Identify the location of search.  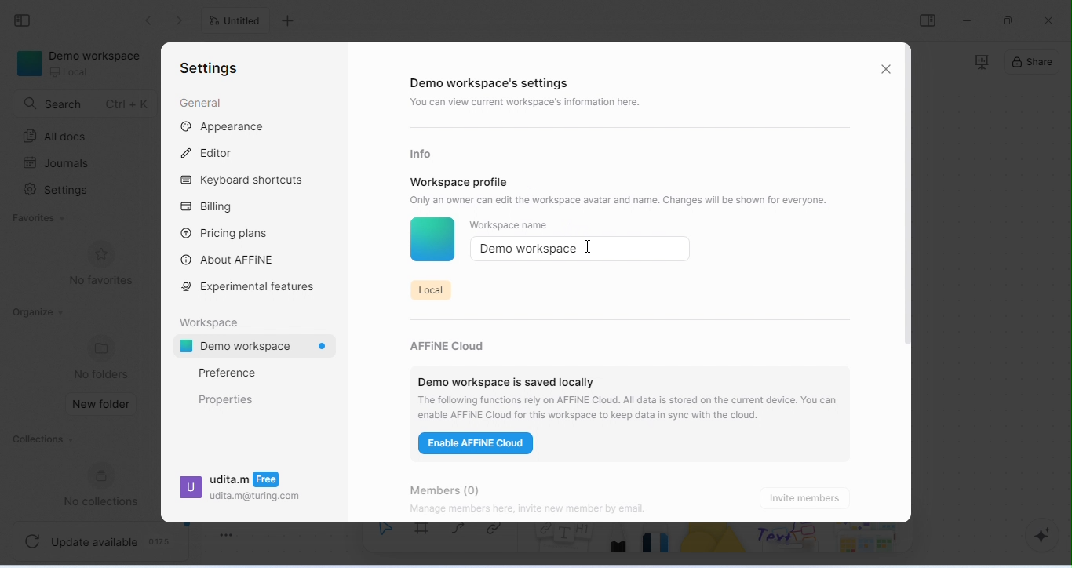
(86, 104).